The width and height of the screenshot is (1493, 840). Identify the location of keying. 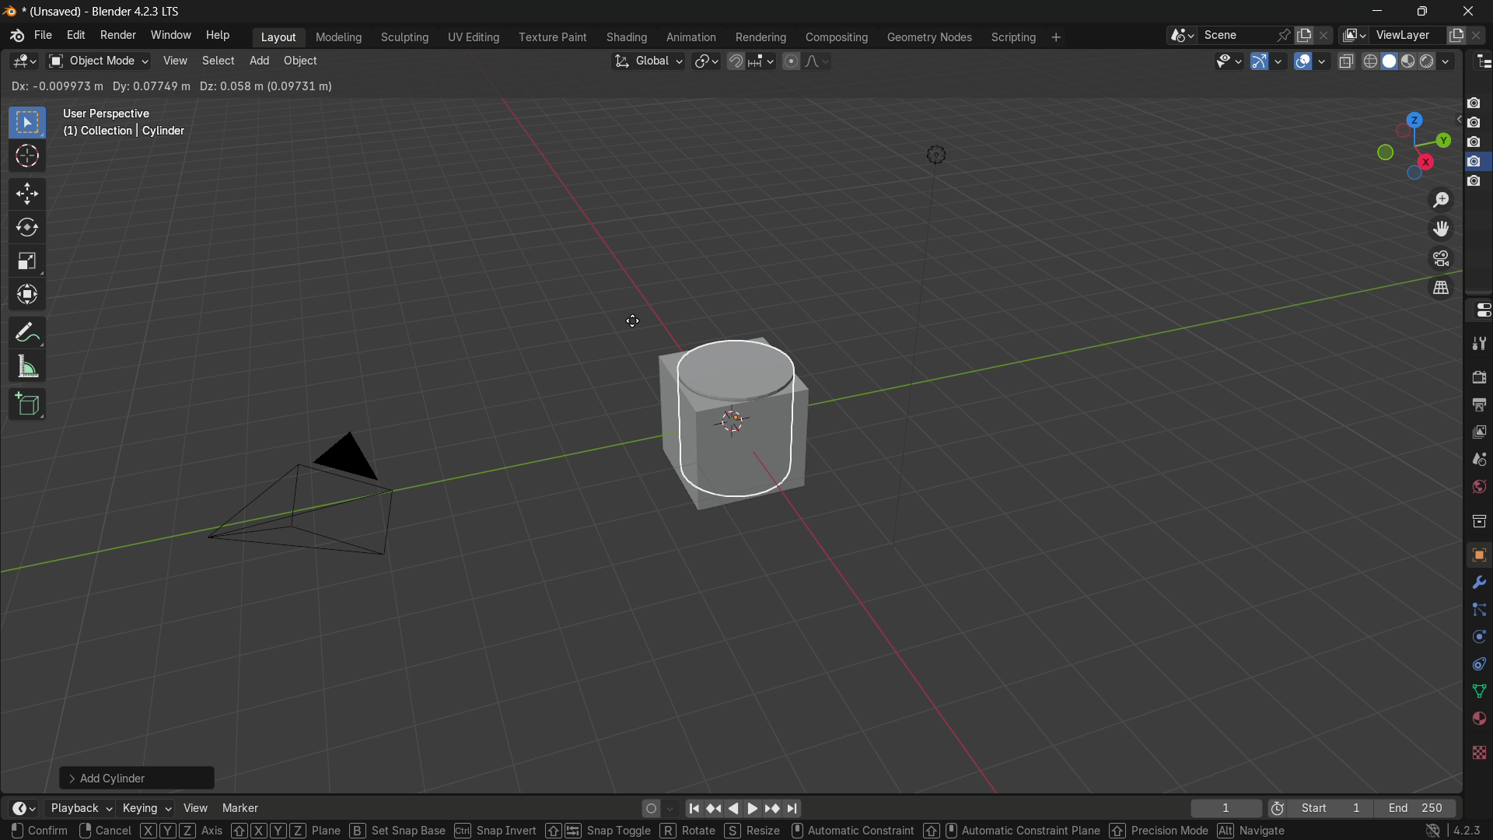
(145, 808).